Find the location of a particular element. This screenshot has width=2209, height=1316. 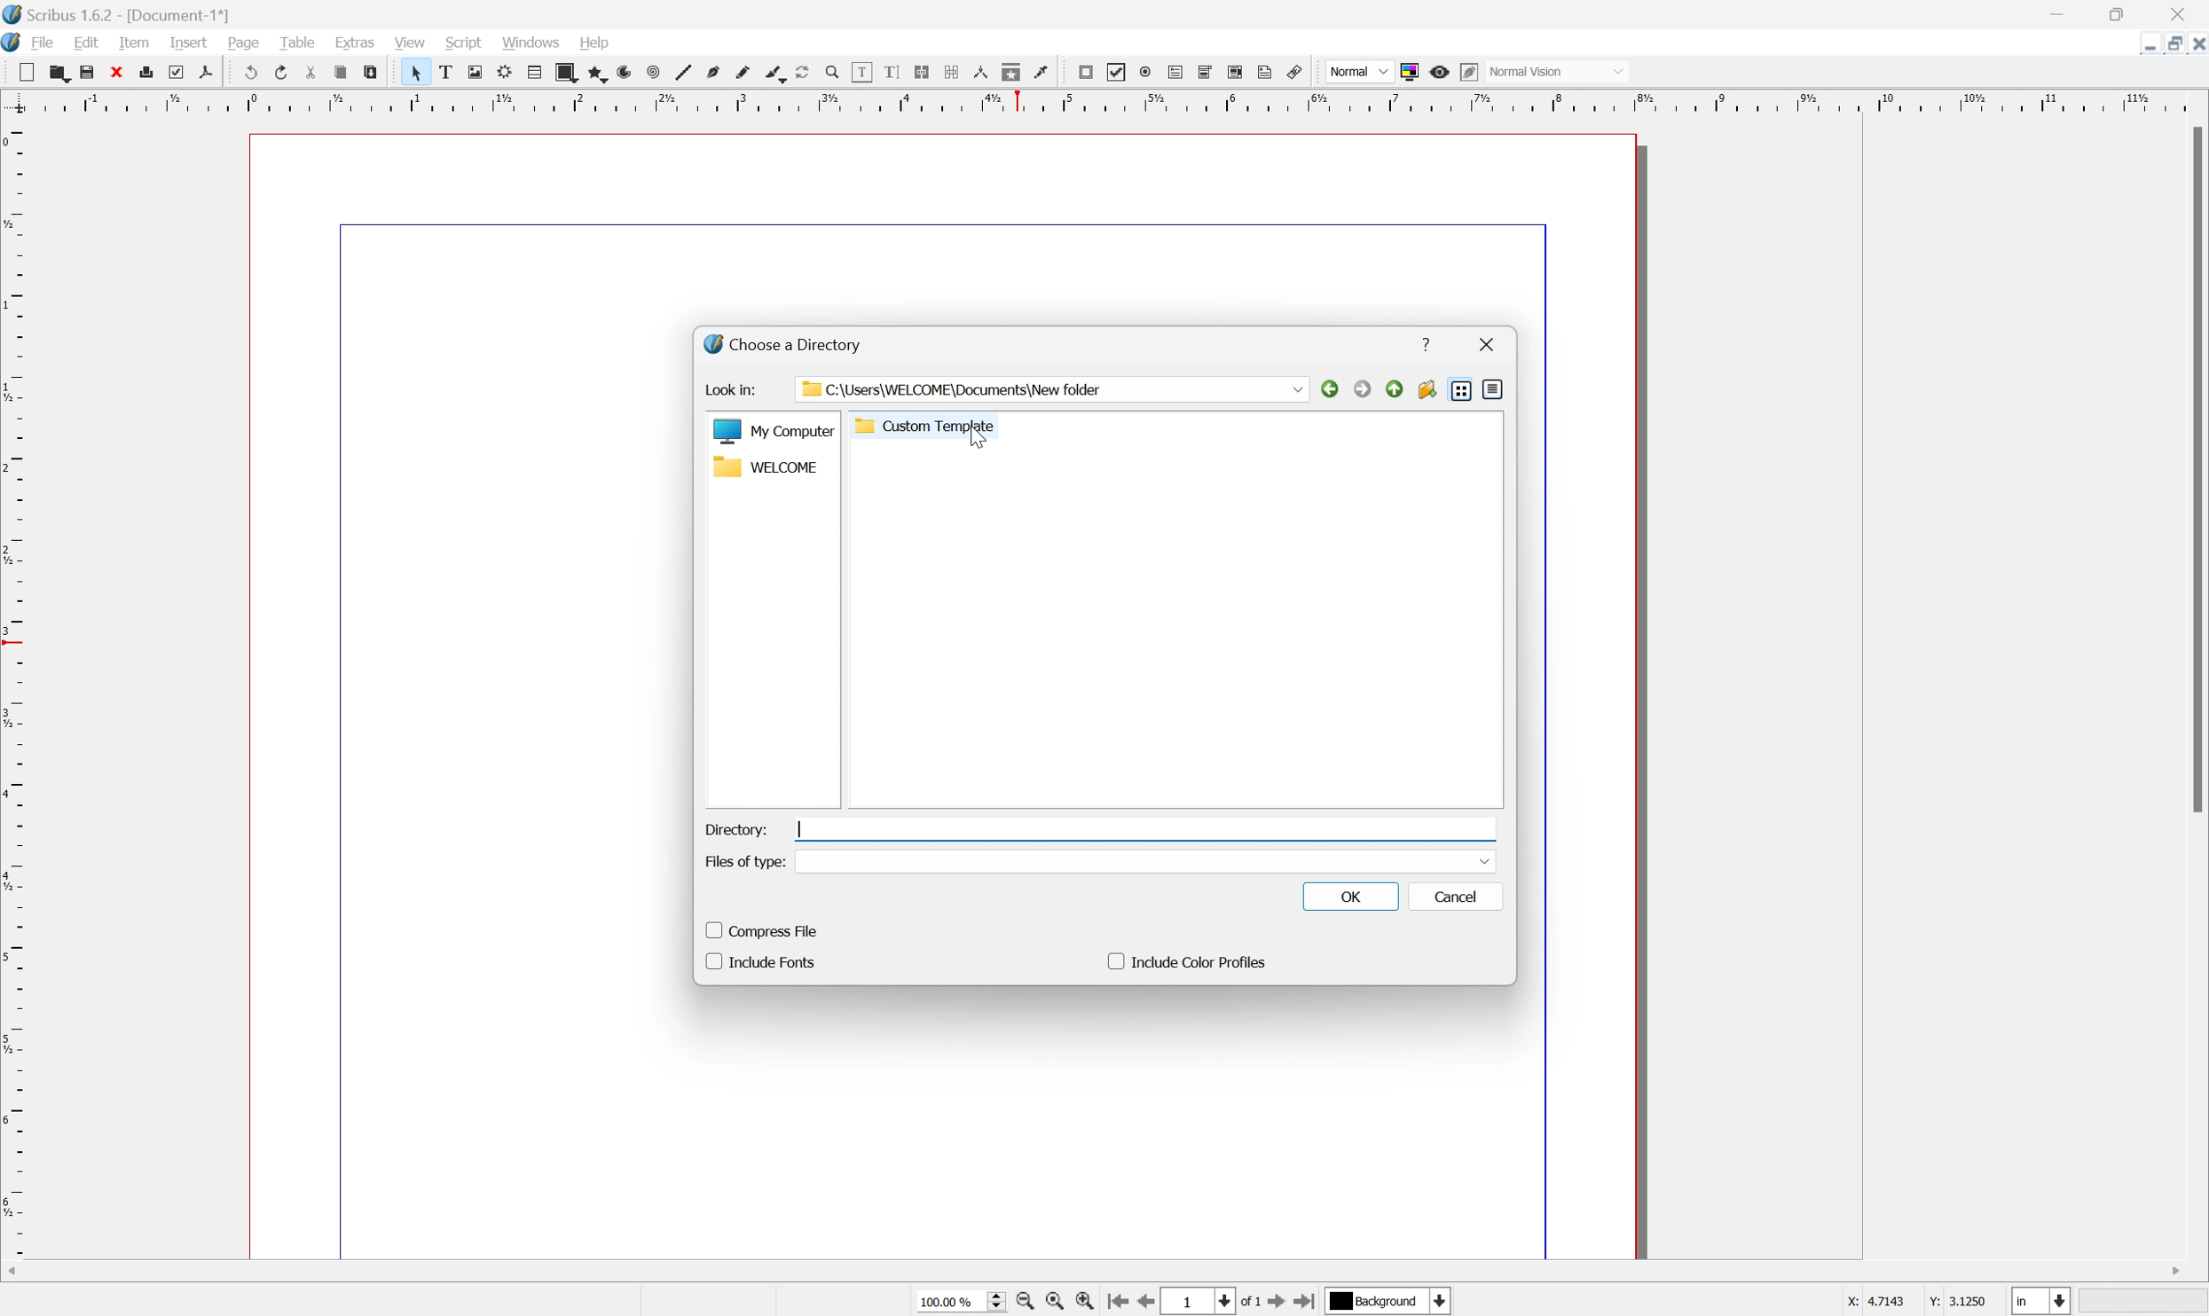

back is located at coordinates (1330, 390).